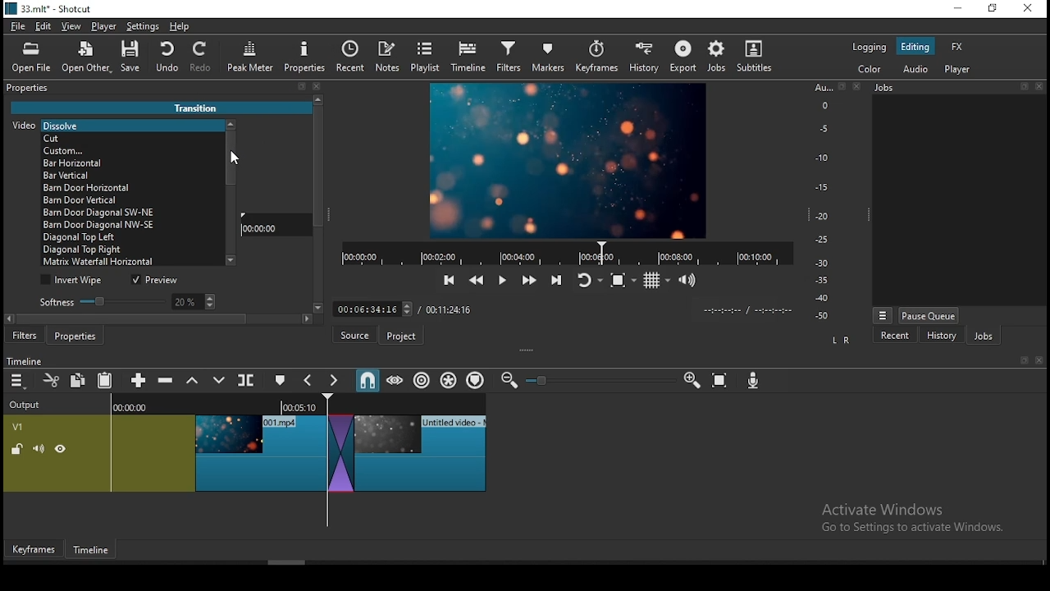 This screenshot has height=591, width=1050. I want to click on 00:00:00, so click(263, 227).